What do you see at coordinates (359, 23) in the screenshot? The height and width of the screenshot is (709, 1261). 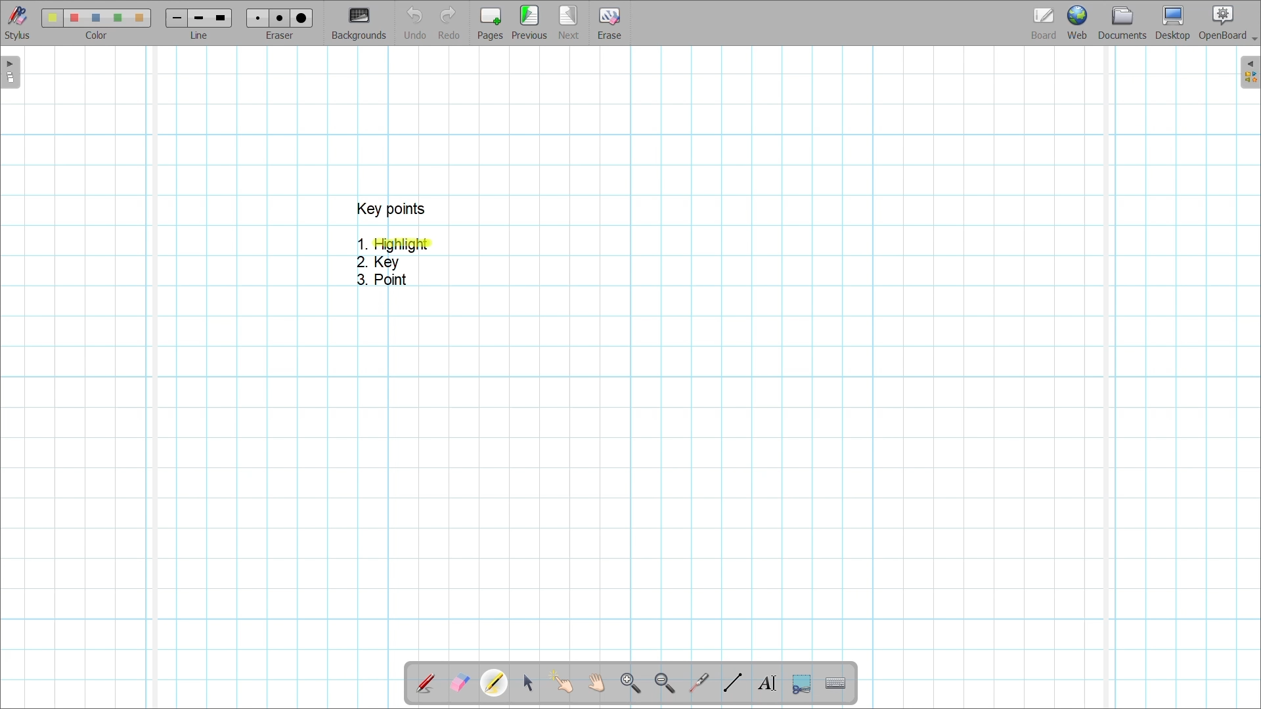 I see `Change background` at bounding box center [359, 23].